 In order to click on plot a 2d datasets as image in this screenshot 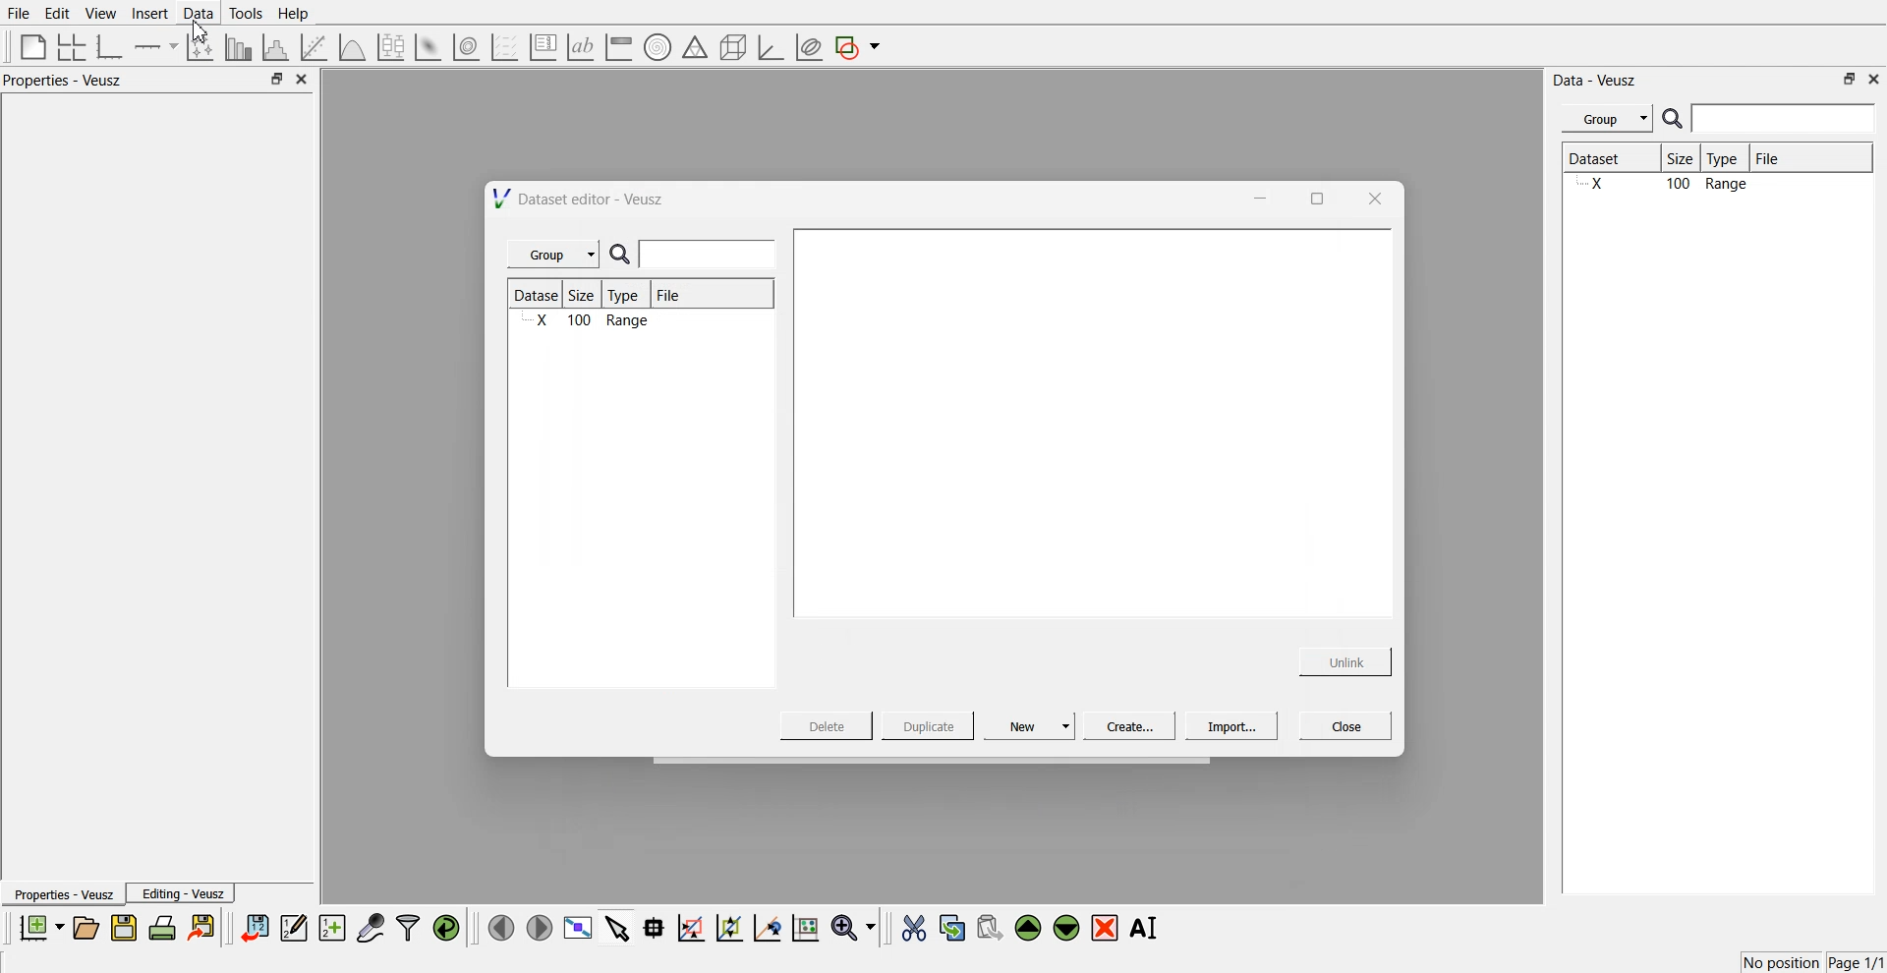, I will do `click(427, 46)`.